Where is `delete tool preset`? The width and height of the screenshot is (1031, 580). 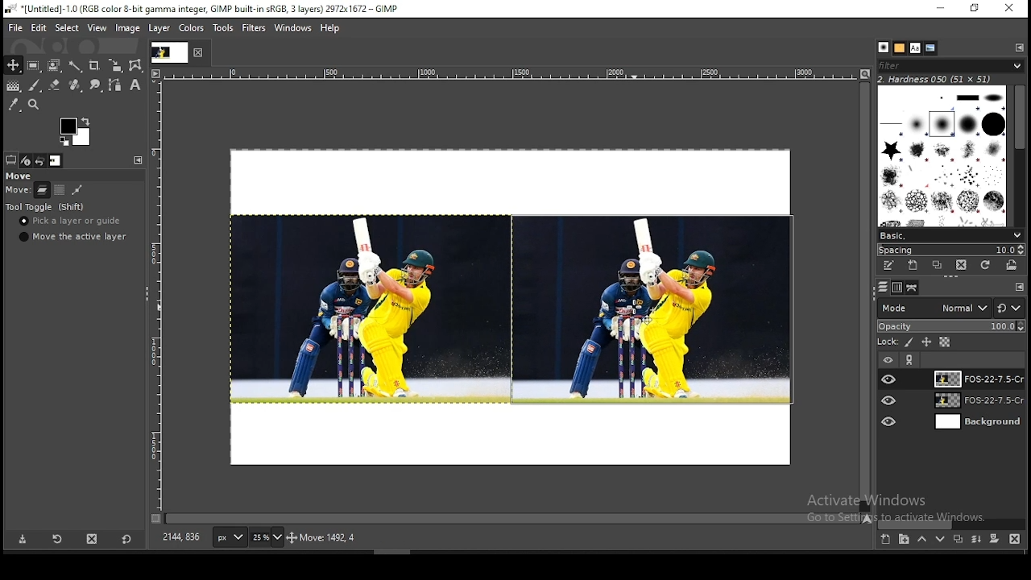
delete tool preset is located at coordinates (93, 538).